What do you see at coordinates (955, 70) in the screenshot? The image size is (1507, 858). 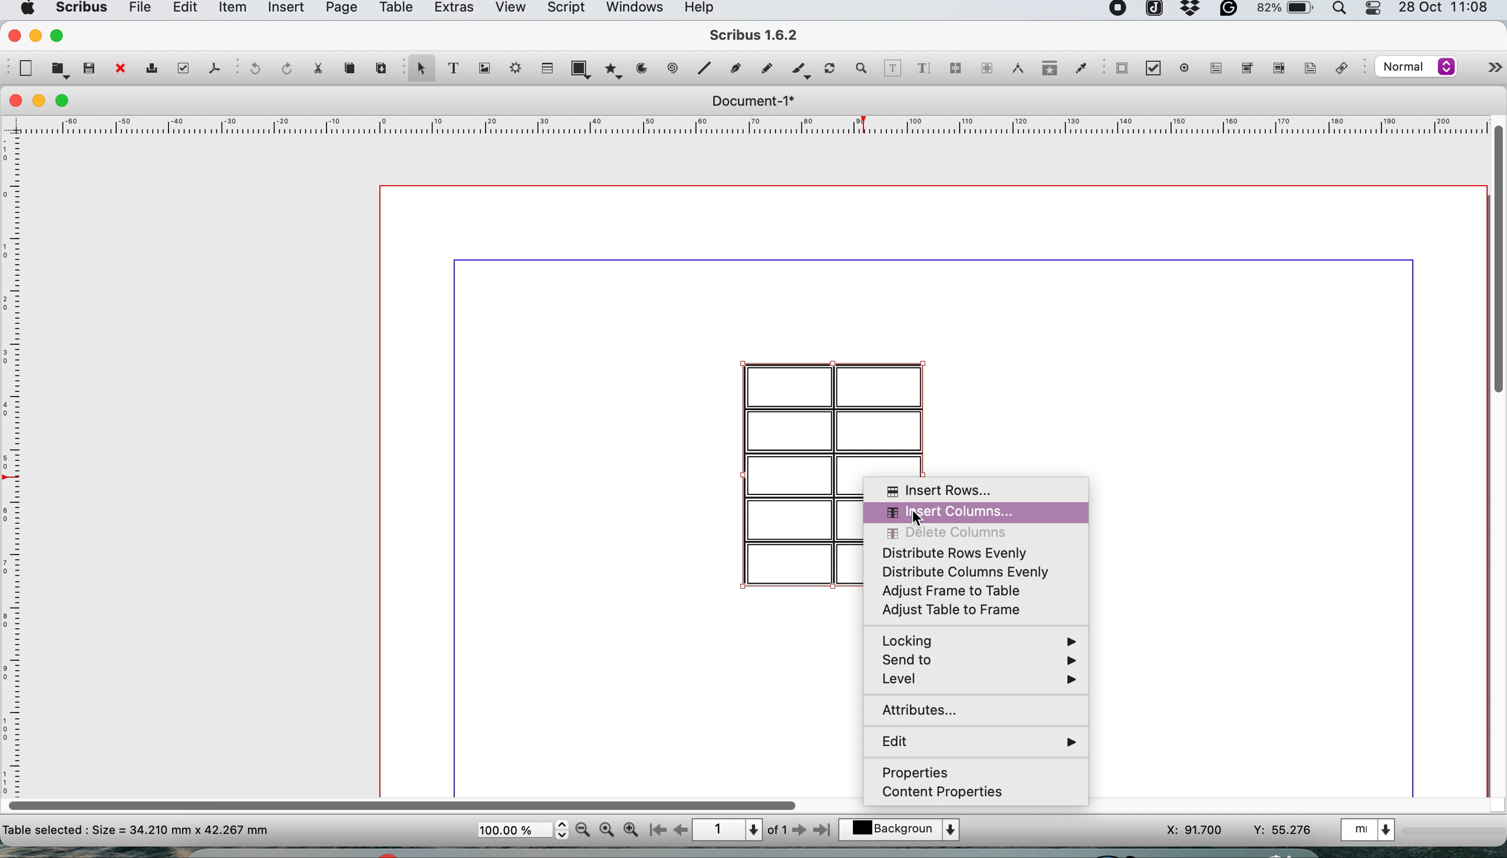 I see `link text frames` at bounding box center [955, 70].